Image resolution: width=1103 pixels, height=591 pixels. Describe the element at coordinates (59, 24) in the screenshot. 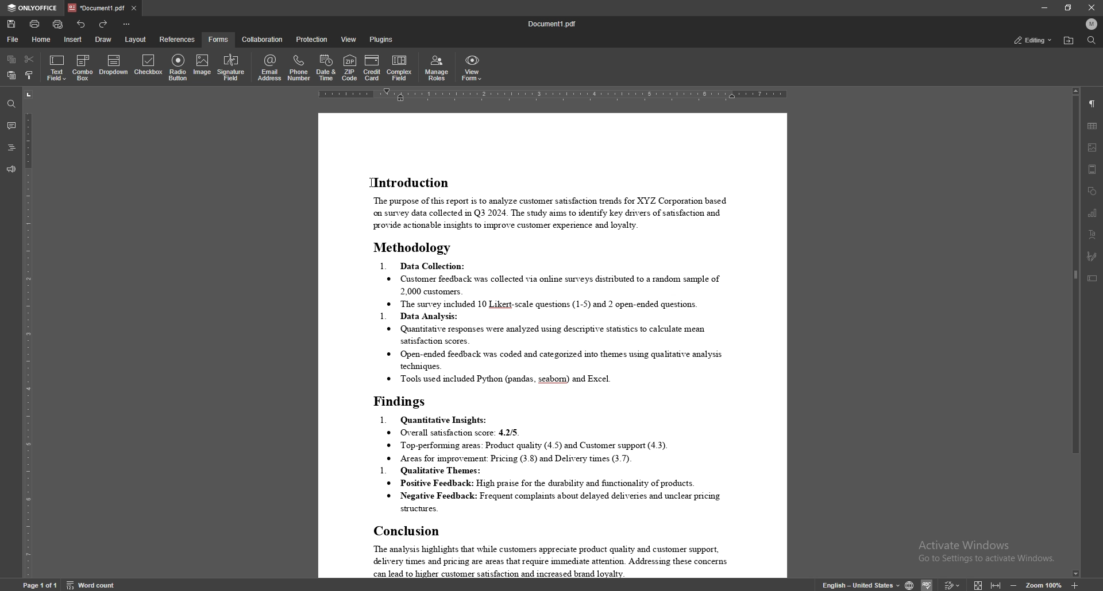

I see `quick print` at that location.